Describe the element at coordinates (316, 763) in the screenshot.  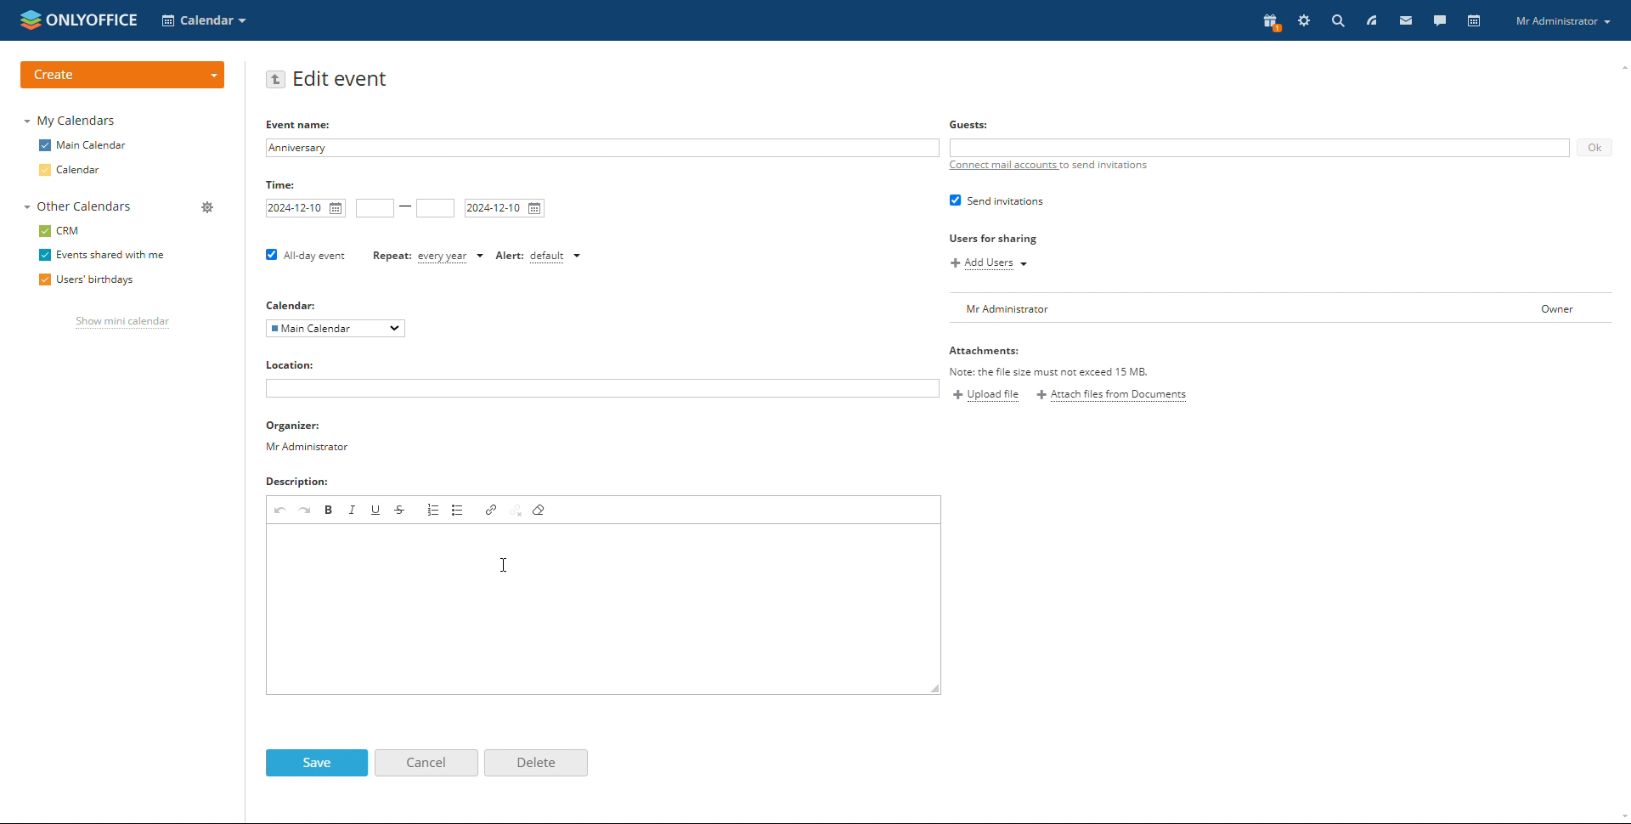
I see `save` at that location.